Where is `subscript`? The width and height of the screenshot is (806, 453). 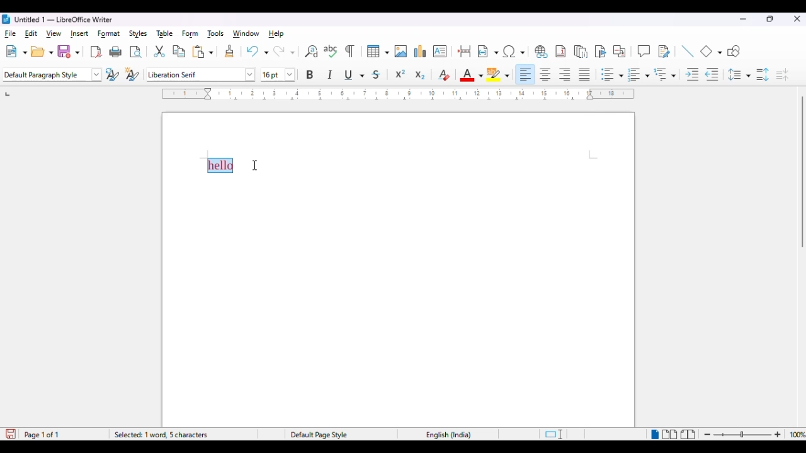 subscript is located at coordinates (419, 75).